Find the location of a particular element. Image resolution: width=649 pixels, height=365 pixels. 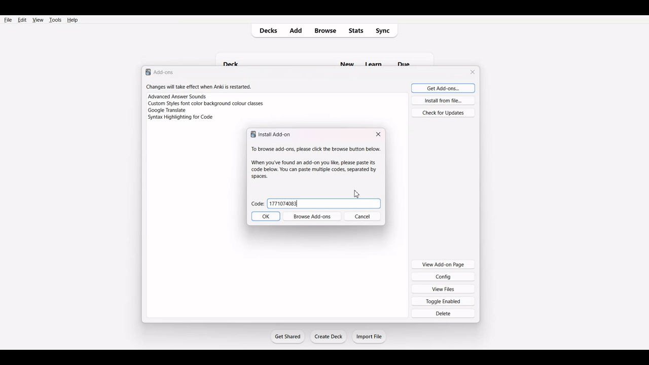

Edit is located at coordinates (22, 20).